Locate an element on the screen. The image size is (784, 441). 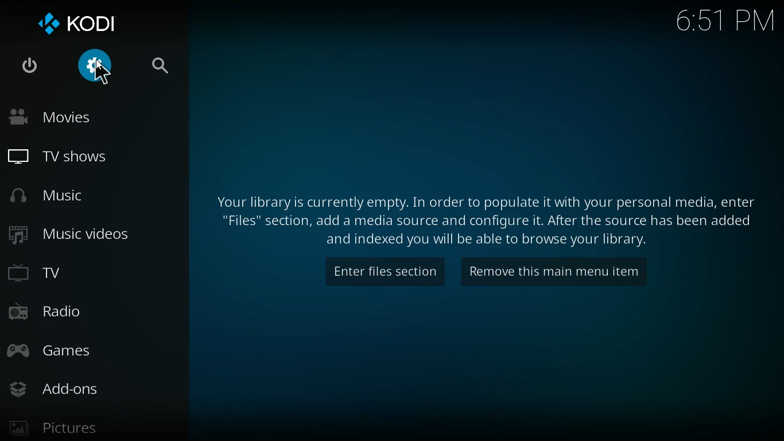
add-ons is located at coordinates (66, 389).